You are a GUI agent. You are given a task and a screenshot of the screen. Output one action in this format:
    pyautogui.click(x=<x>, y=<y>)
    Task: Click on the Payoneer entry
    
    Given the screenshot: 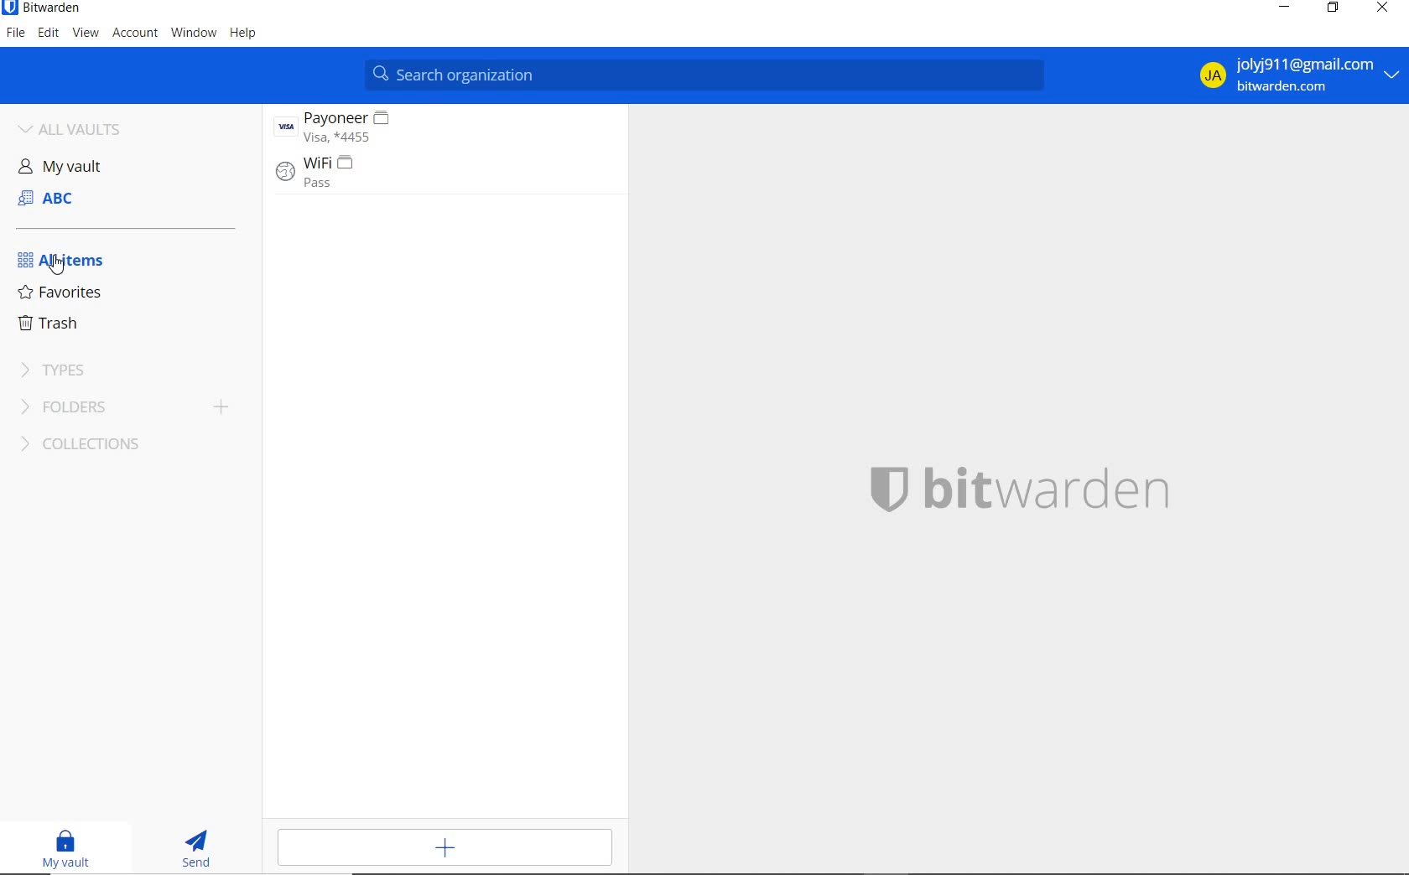 What is the action you would take?
    pyautogui.click(x=377, y=127)
    